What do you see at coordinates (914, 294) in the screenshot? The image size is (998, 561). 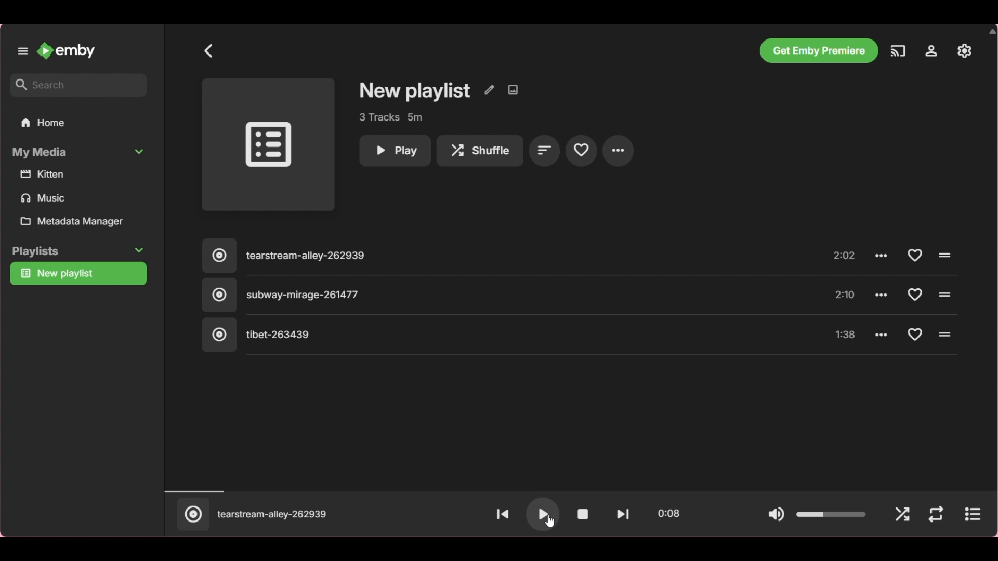 I see `Add respective song to favorites` at bounding box center [914, 294].